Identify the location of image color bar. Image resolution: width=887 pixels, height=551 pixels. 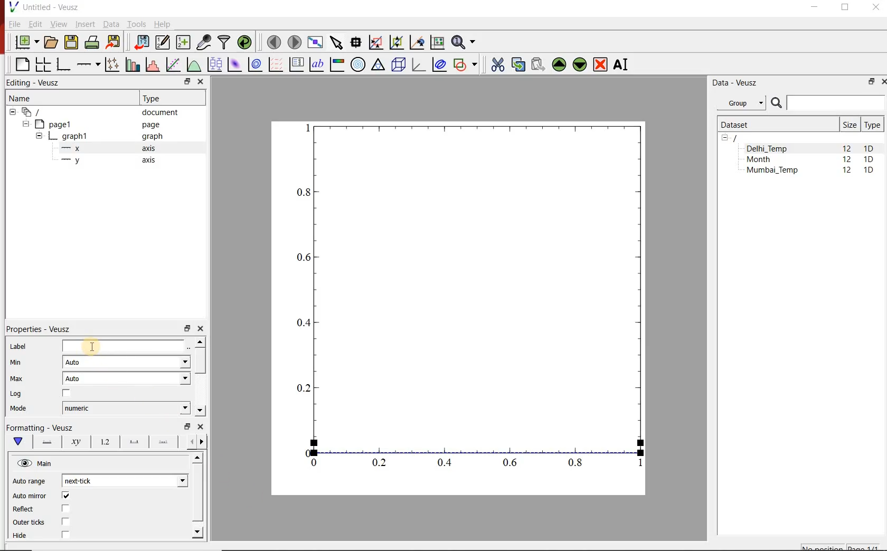
(337, 64).